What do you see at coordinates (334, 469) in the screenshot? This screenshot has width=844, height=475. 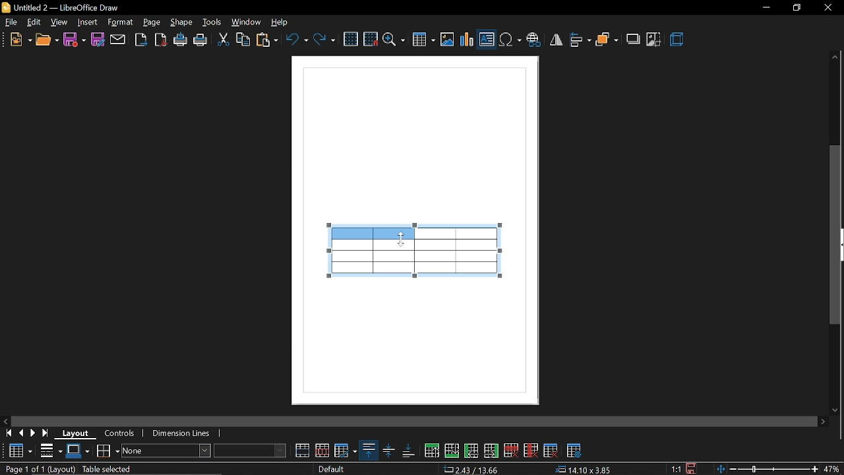 I see `Default` at bounding box center [334, 469].